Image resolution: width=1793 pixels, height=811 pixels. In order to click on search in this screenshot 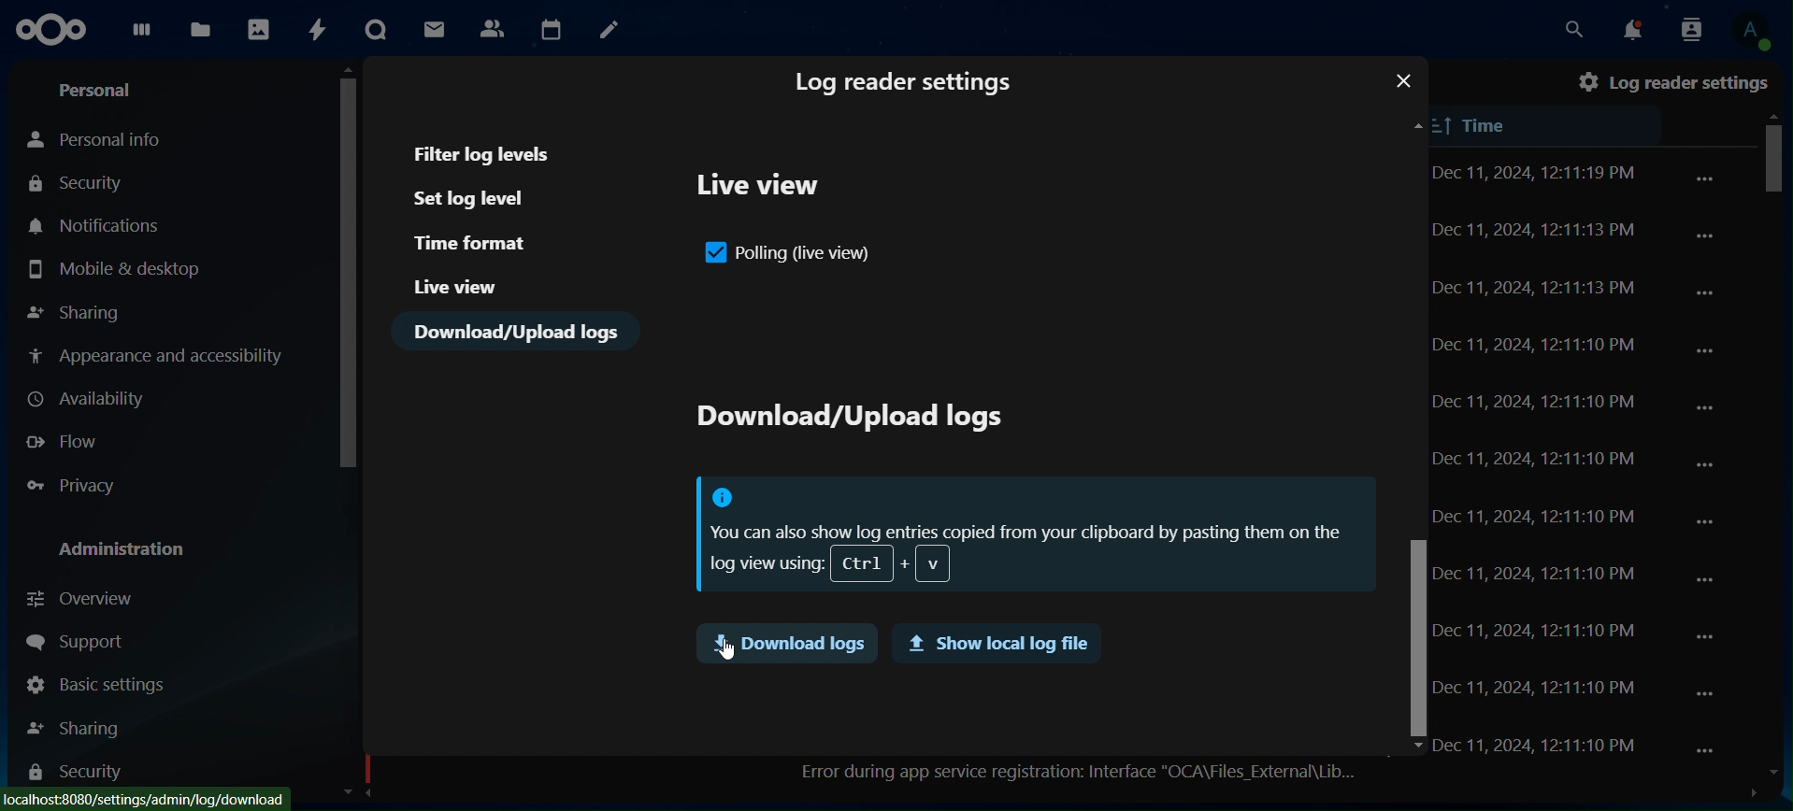, I will do `click(1571, 30)`.